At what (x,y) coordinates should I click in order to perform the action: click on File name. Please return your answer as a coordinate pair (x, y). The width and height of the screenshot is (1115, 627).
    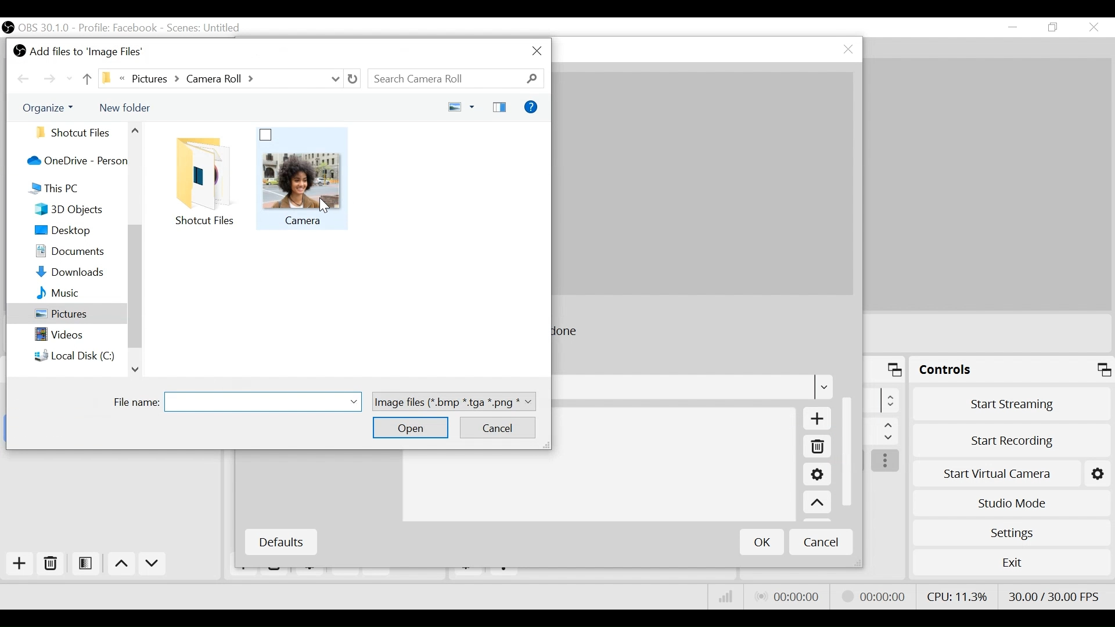
    Looking at the image, I should click on (239, 401).